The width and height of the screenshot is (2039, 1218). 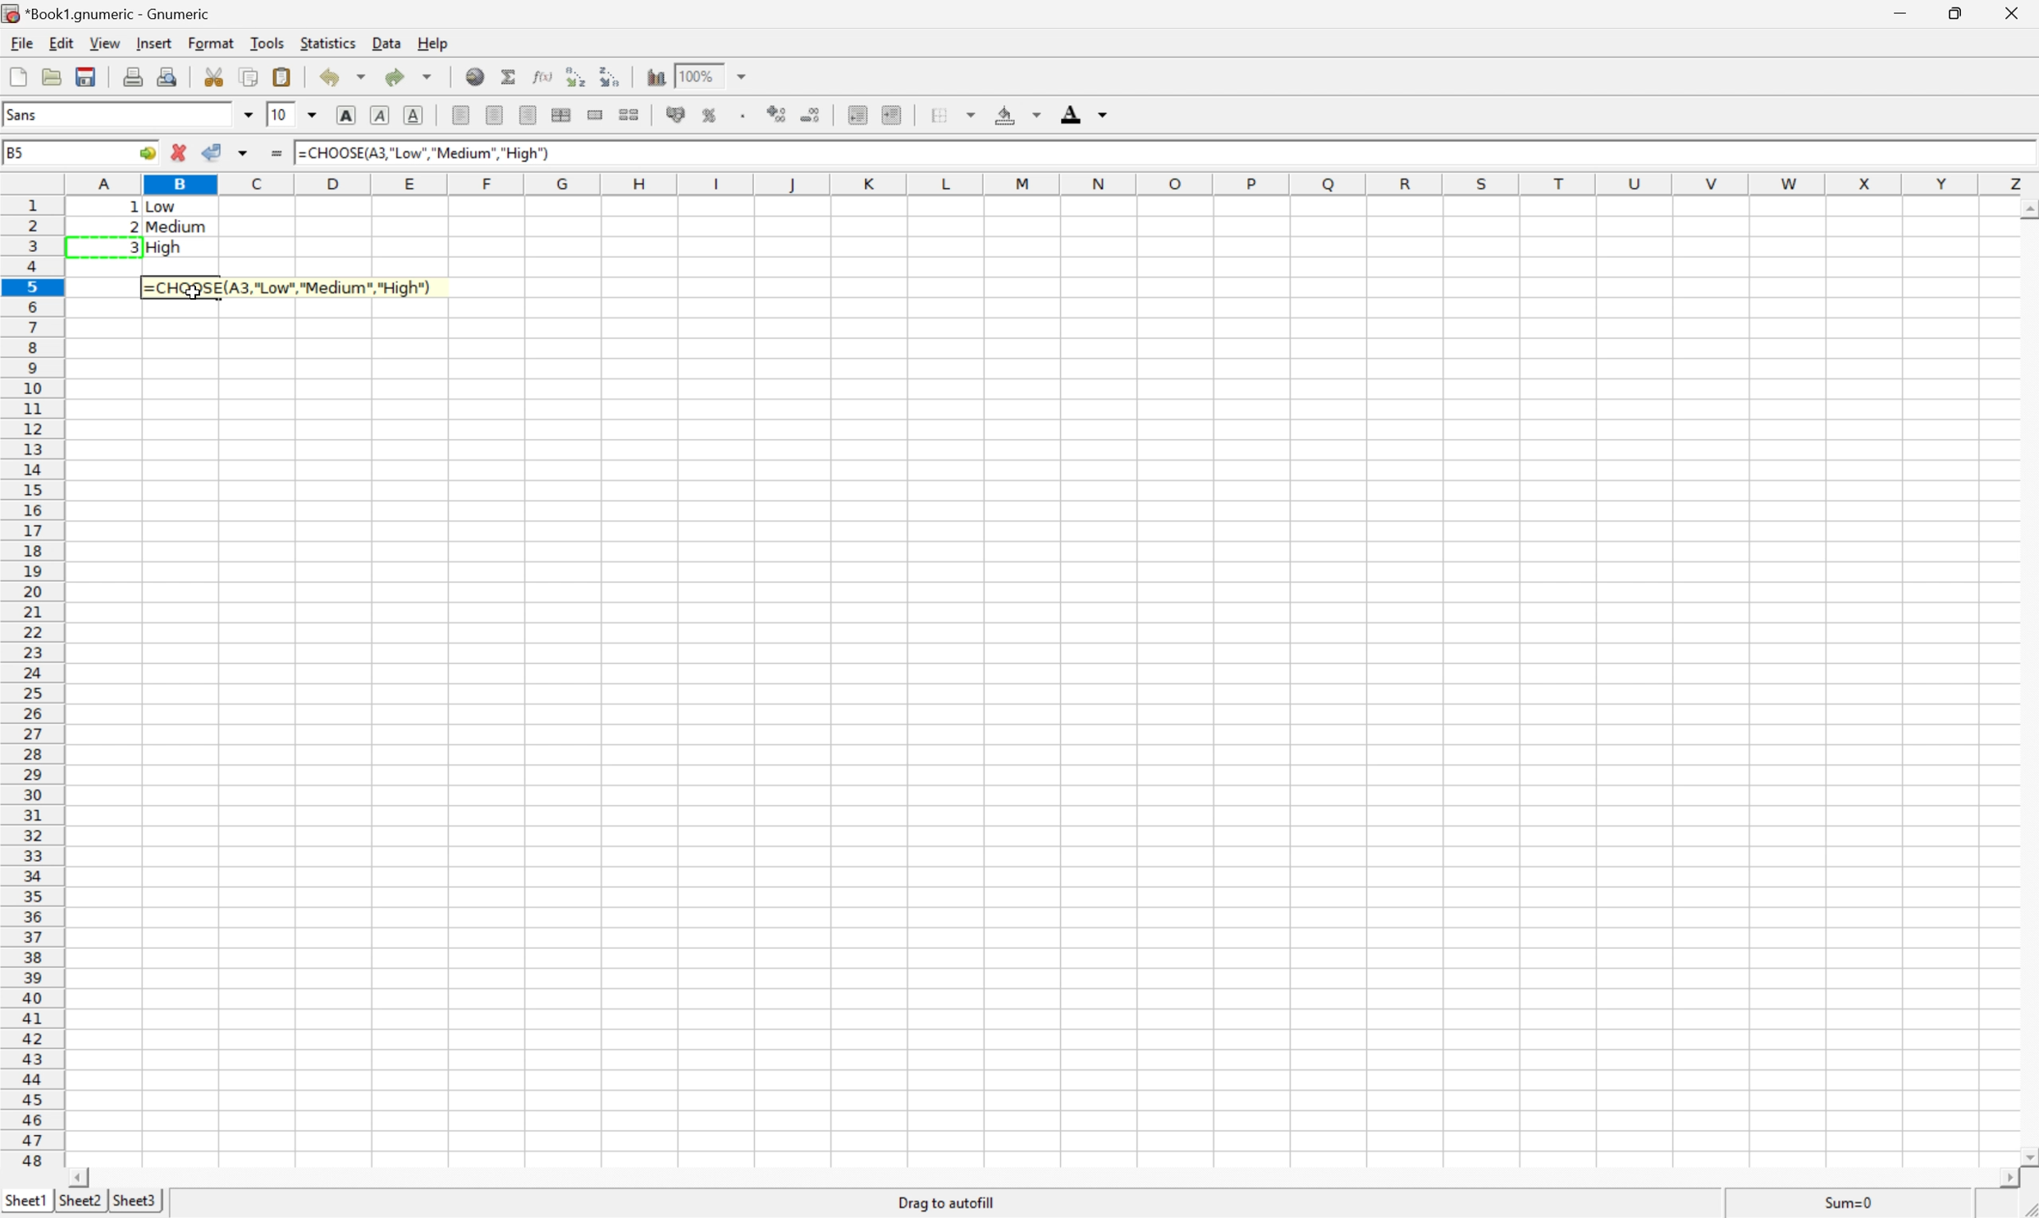 What do you see at coordinates (176, 228) in the screenshot?
I see `Medium` at bounding box center [176, 228].